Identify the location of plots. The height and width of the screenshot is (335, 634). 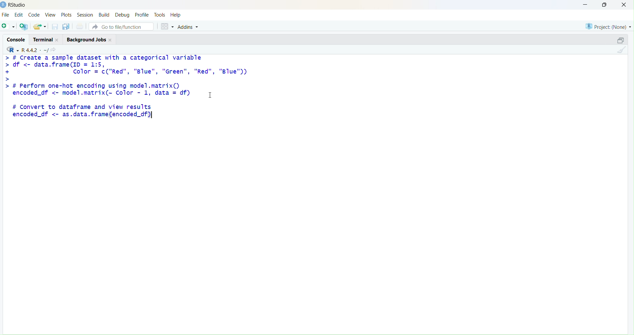
(66, 15).